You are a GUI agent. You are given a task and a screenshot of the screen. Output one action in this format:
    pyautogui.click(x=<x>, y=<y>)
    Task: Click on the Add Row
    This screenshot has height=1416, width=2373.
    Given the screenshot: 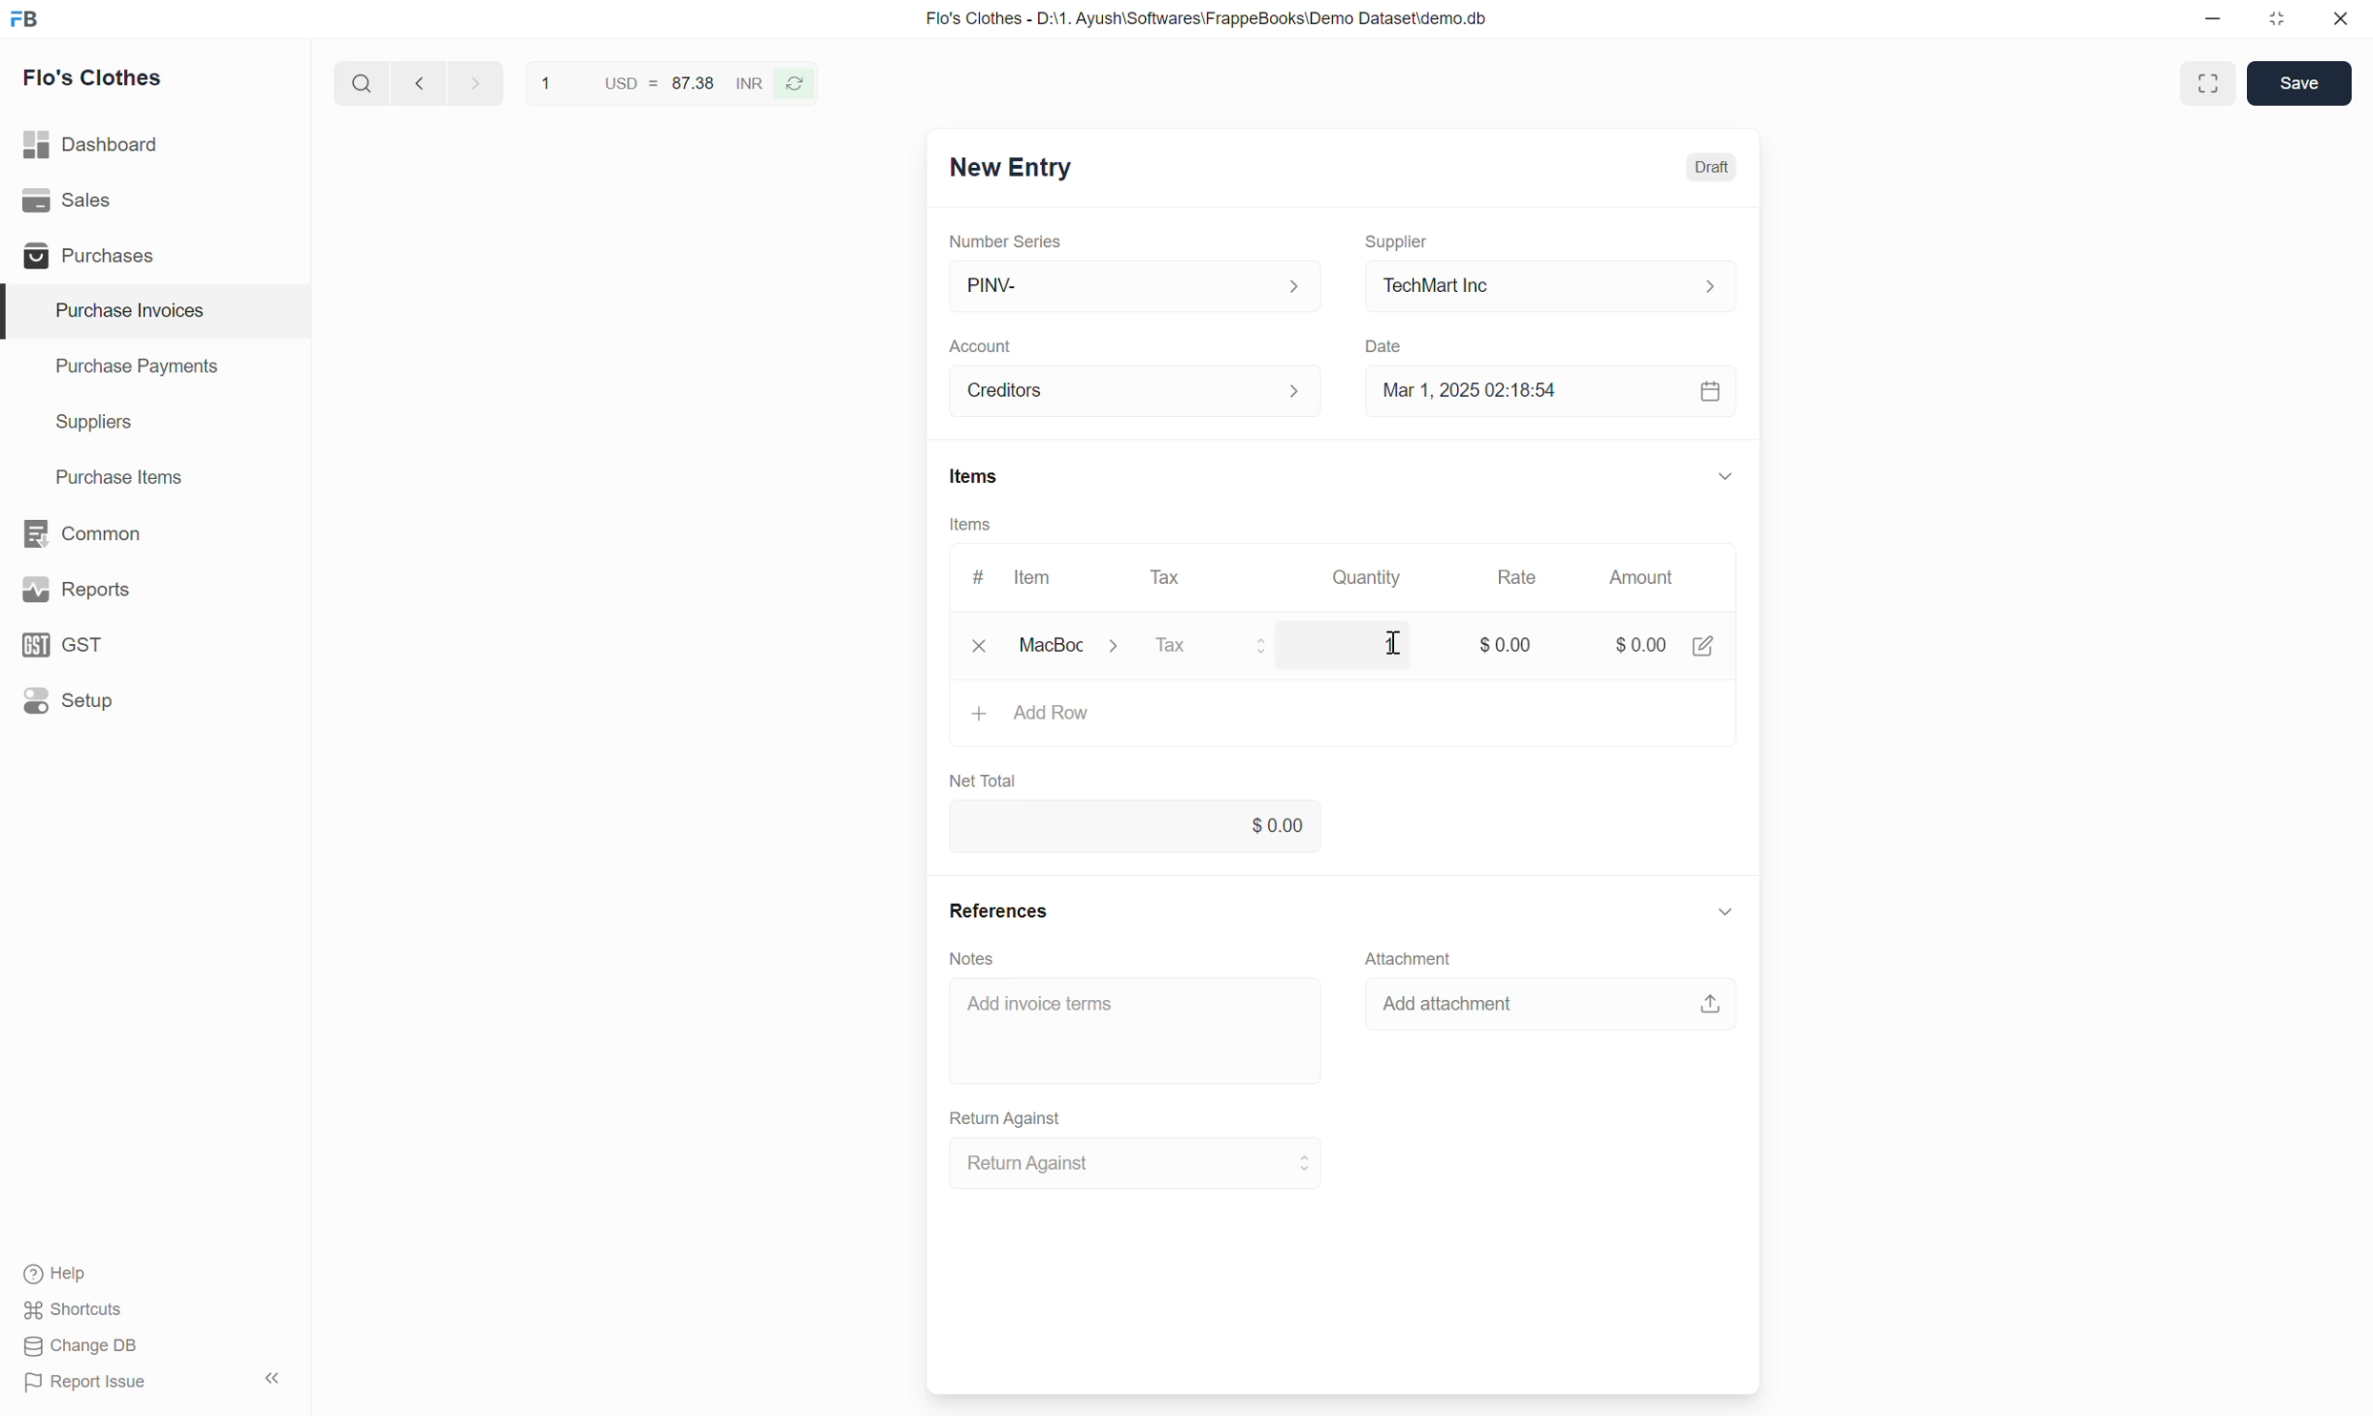 What is the action you would take?
    pyautogui.click(x=1344, y=720)
    